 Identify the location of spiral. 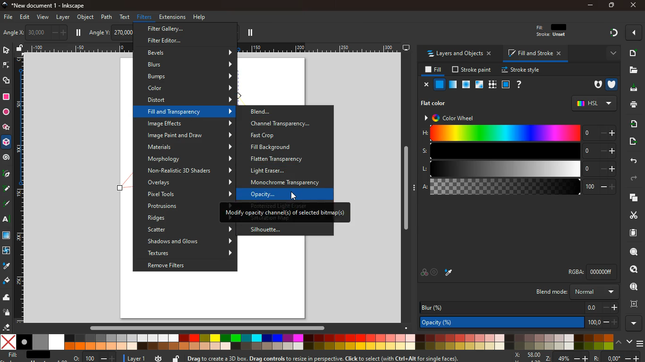
(7, 158).